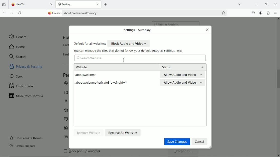 Image resolution: width=280 pixels, height=157 pixels. What do you see at coordinates (5, 13) in the screenshot?
I see `go back` at bounding box center [5, 13].